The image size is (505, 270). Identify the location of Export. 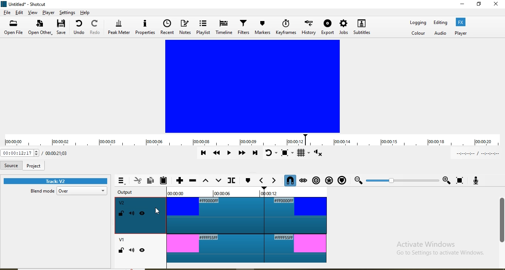
(328, 28).